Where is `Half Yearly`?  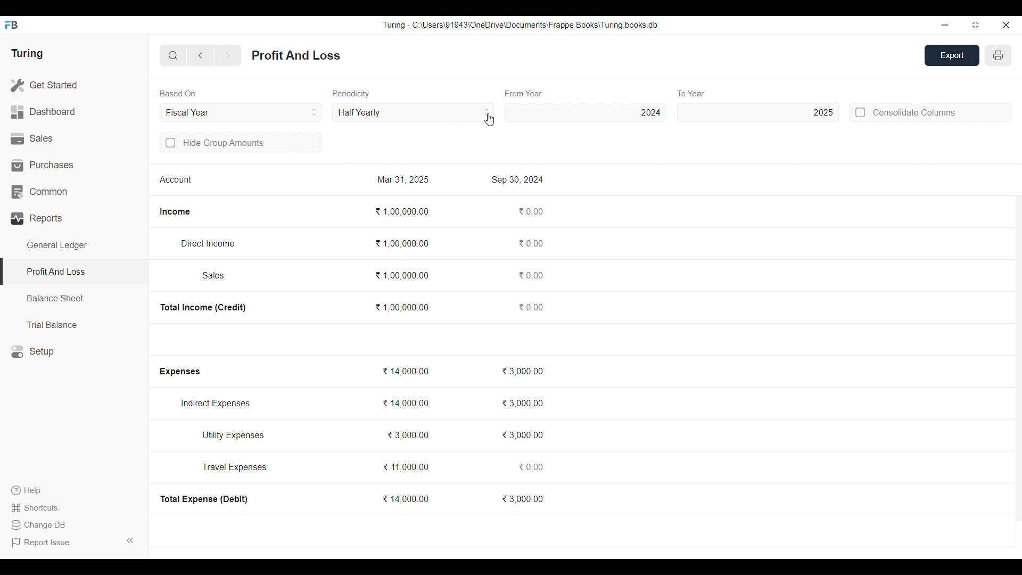
Half Yearly is located at coordinates (413, 112).